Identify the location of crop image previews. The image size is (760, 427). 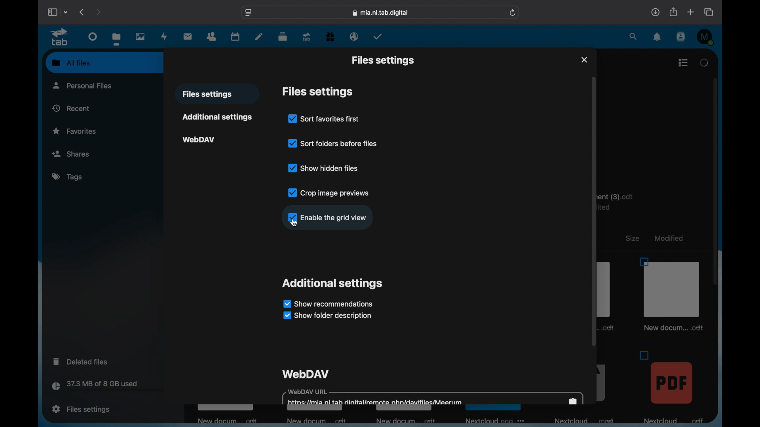
(329, 193).